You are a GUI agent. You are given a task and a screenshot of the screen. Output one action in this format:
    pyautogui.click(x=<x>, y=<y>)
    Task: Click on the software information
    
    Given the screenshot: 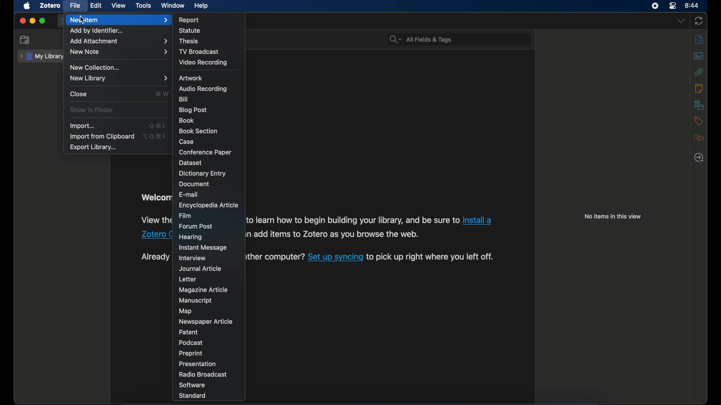 What is the action you would take?
    pyautogui.click(x=332, y=234)
    